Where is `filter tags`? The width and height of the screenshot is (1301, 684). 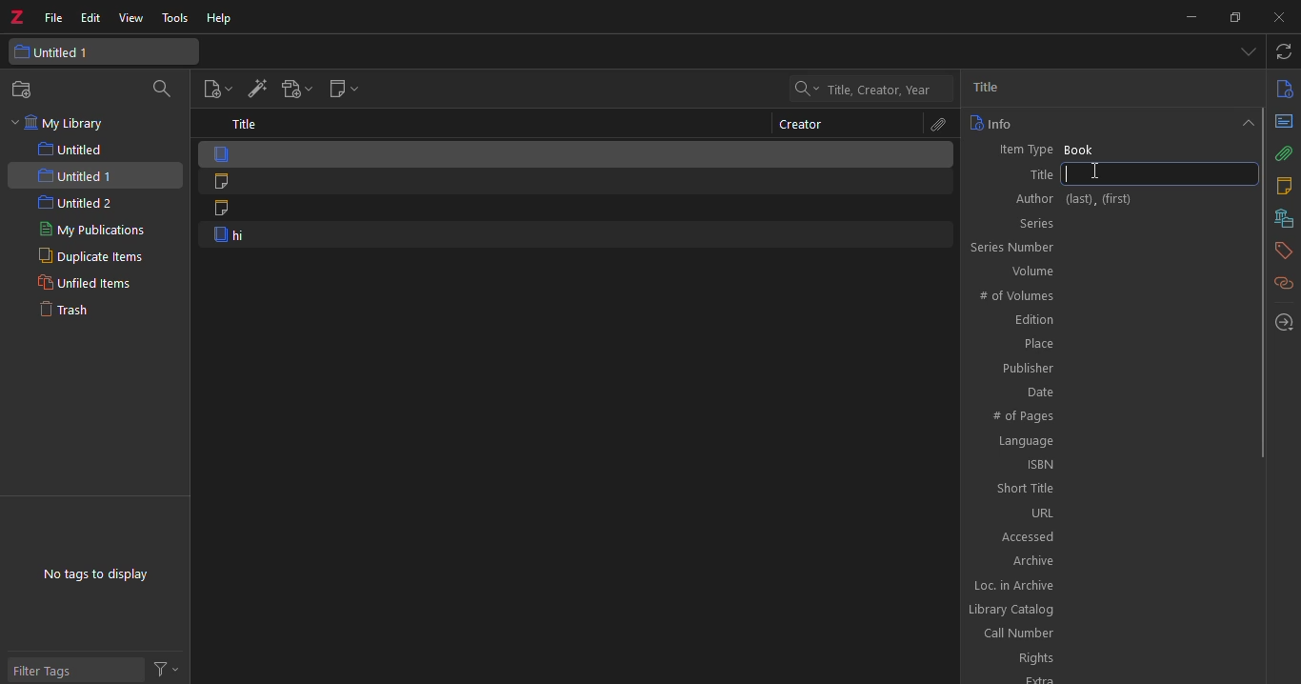
filter tags is located at coordinates (75, 668).